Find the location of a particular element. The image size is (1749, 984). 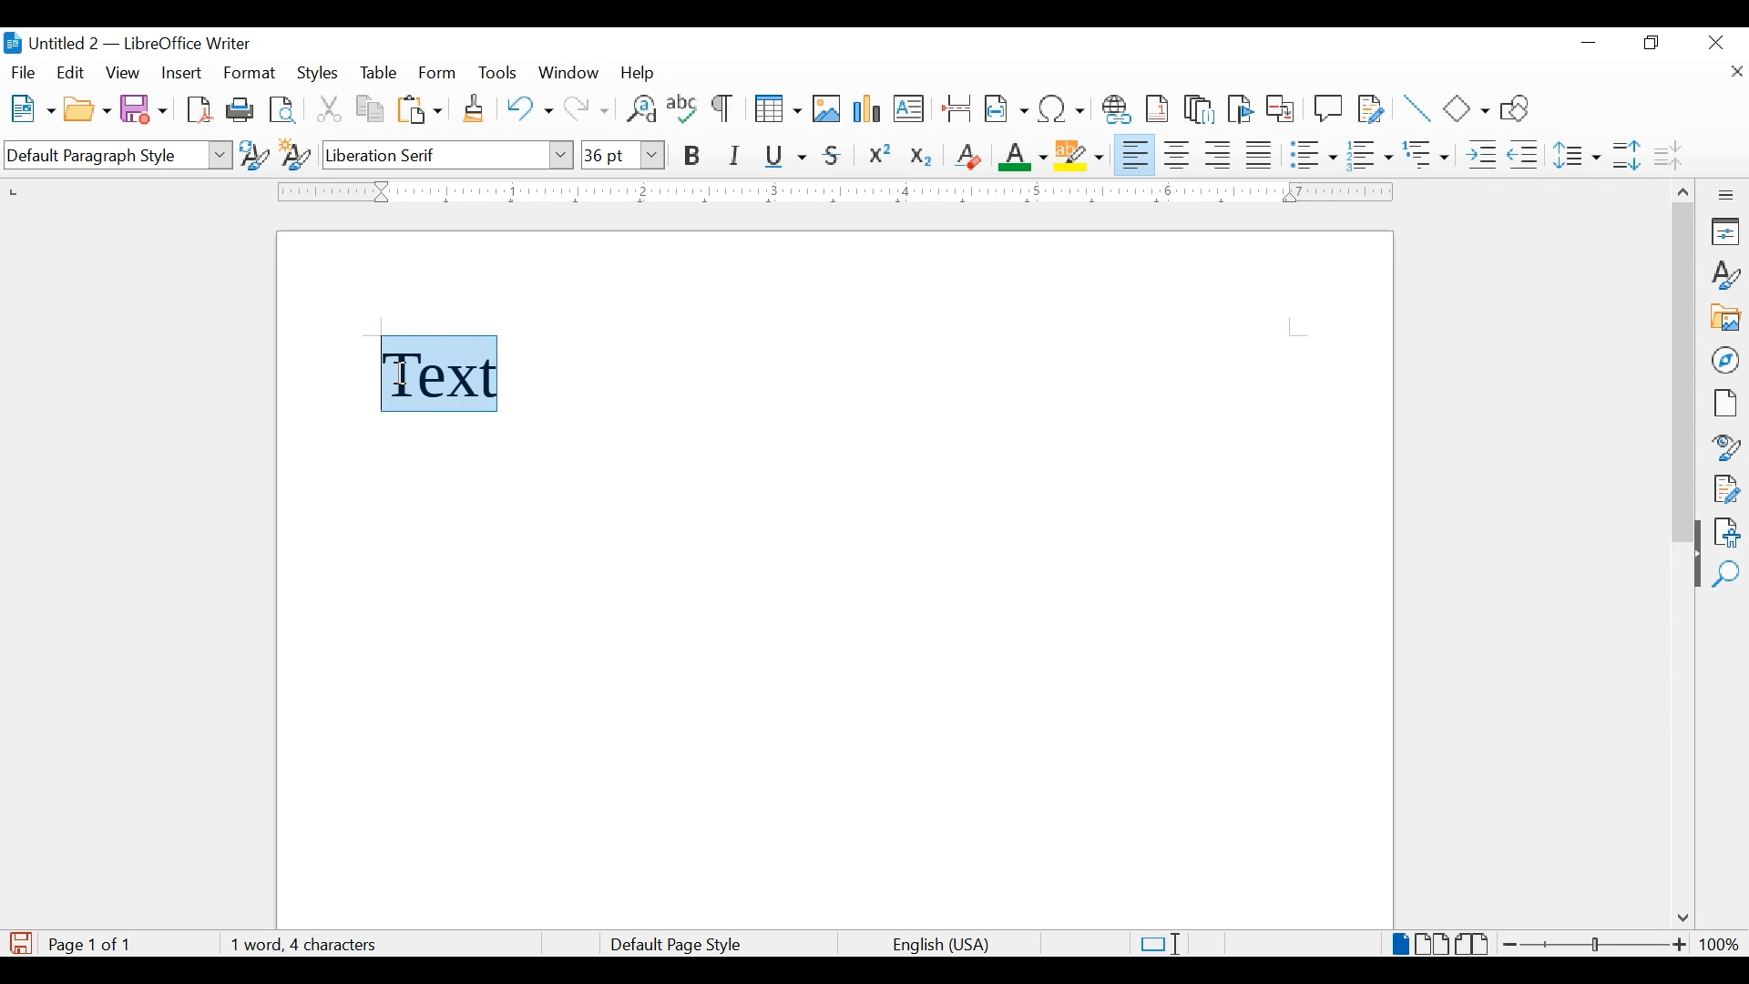

underline is located at coordinates (786, 156).